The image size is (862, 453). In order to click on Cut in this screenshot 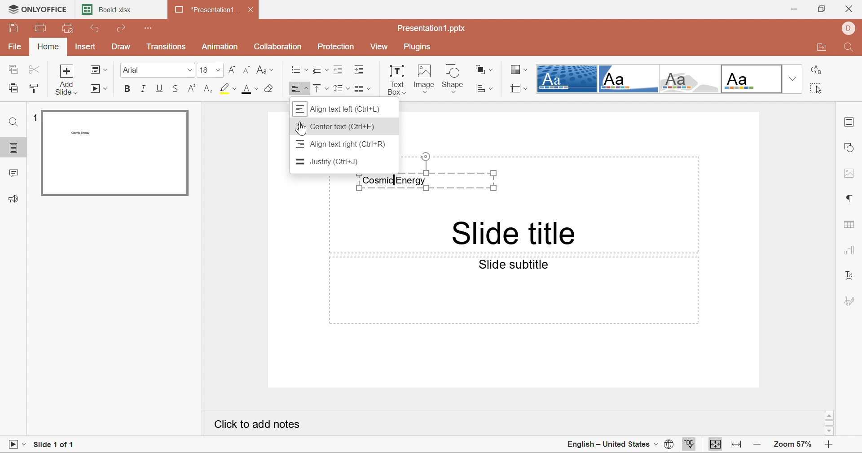, I will do `click(34, 70)`.